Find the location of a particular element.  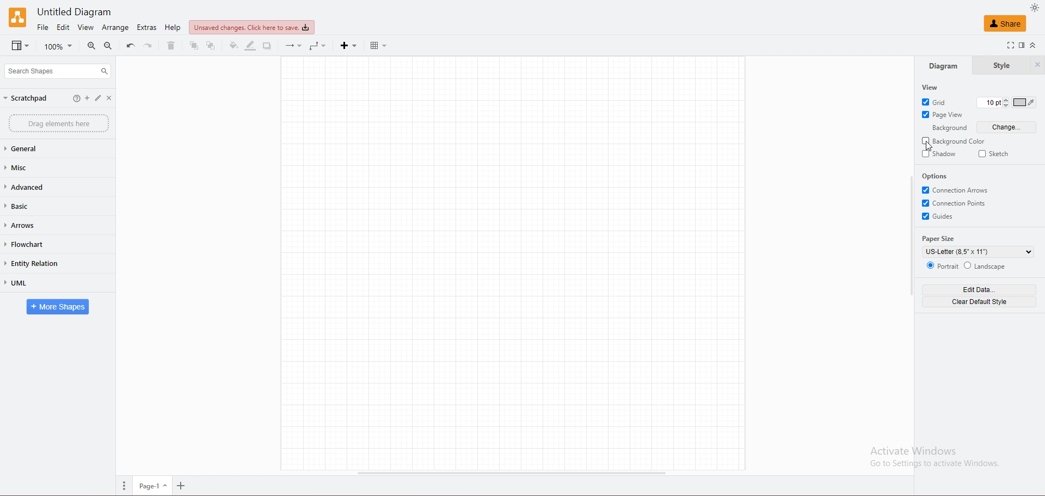

grid value is located at coordinates (989, 102).